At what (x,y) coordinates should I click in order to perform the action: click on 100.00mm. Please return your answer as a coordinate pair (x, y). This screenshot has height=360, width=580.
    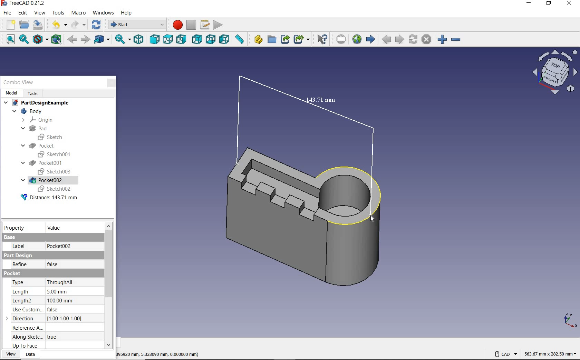
    Looking at the image, I should click on (60, 301).